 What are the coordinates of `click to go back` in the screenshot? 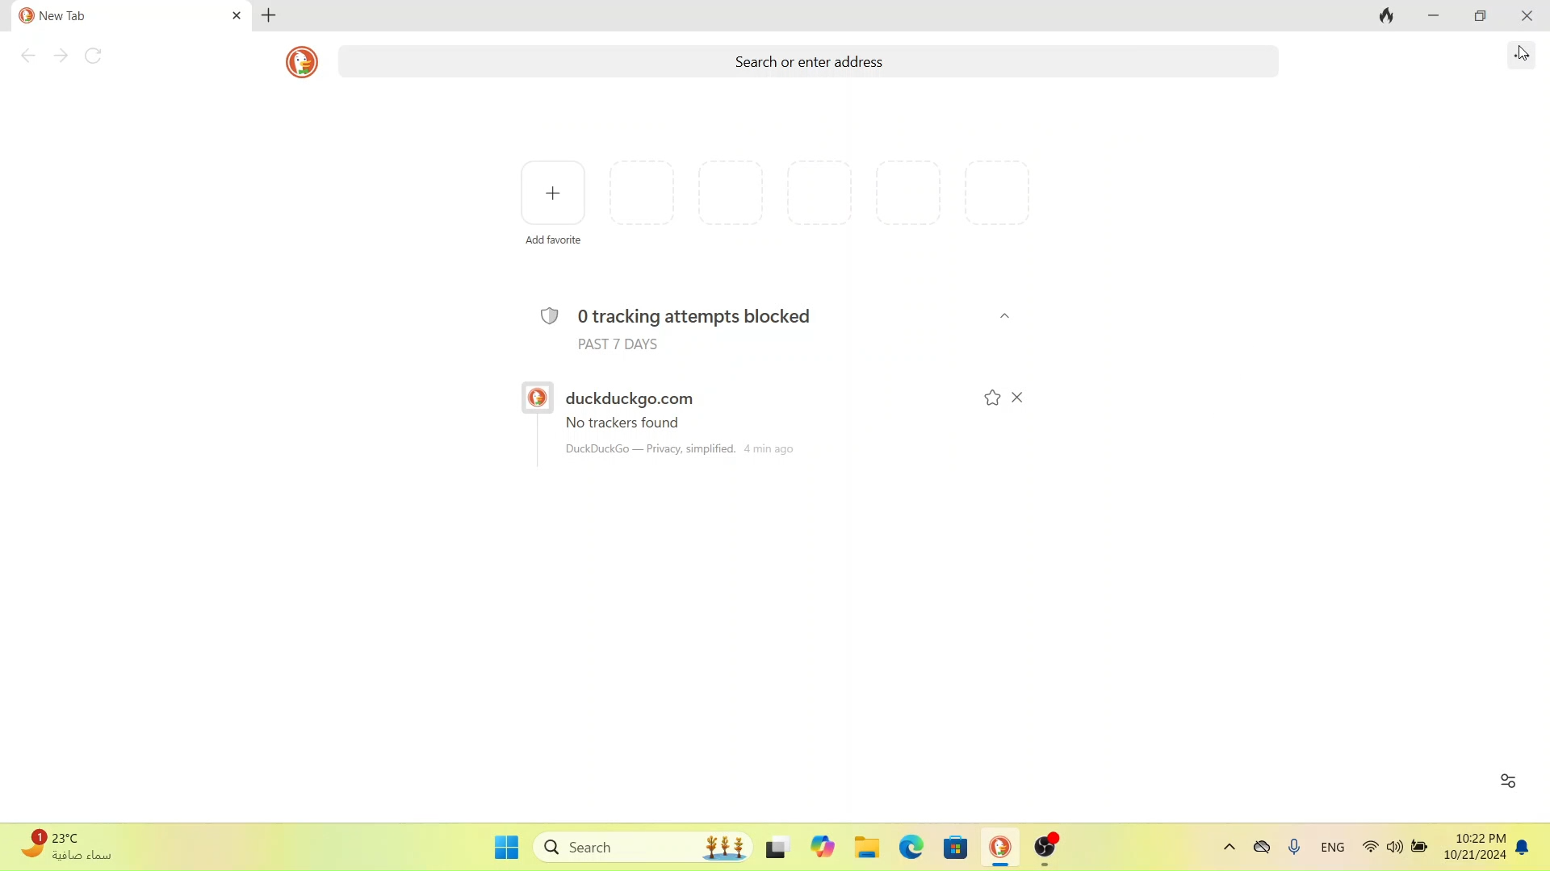 It's located at (27, 57).